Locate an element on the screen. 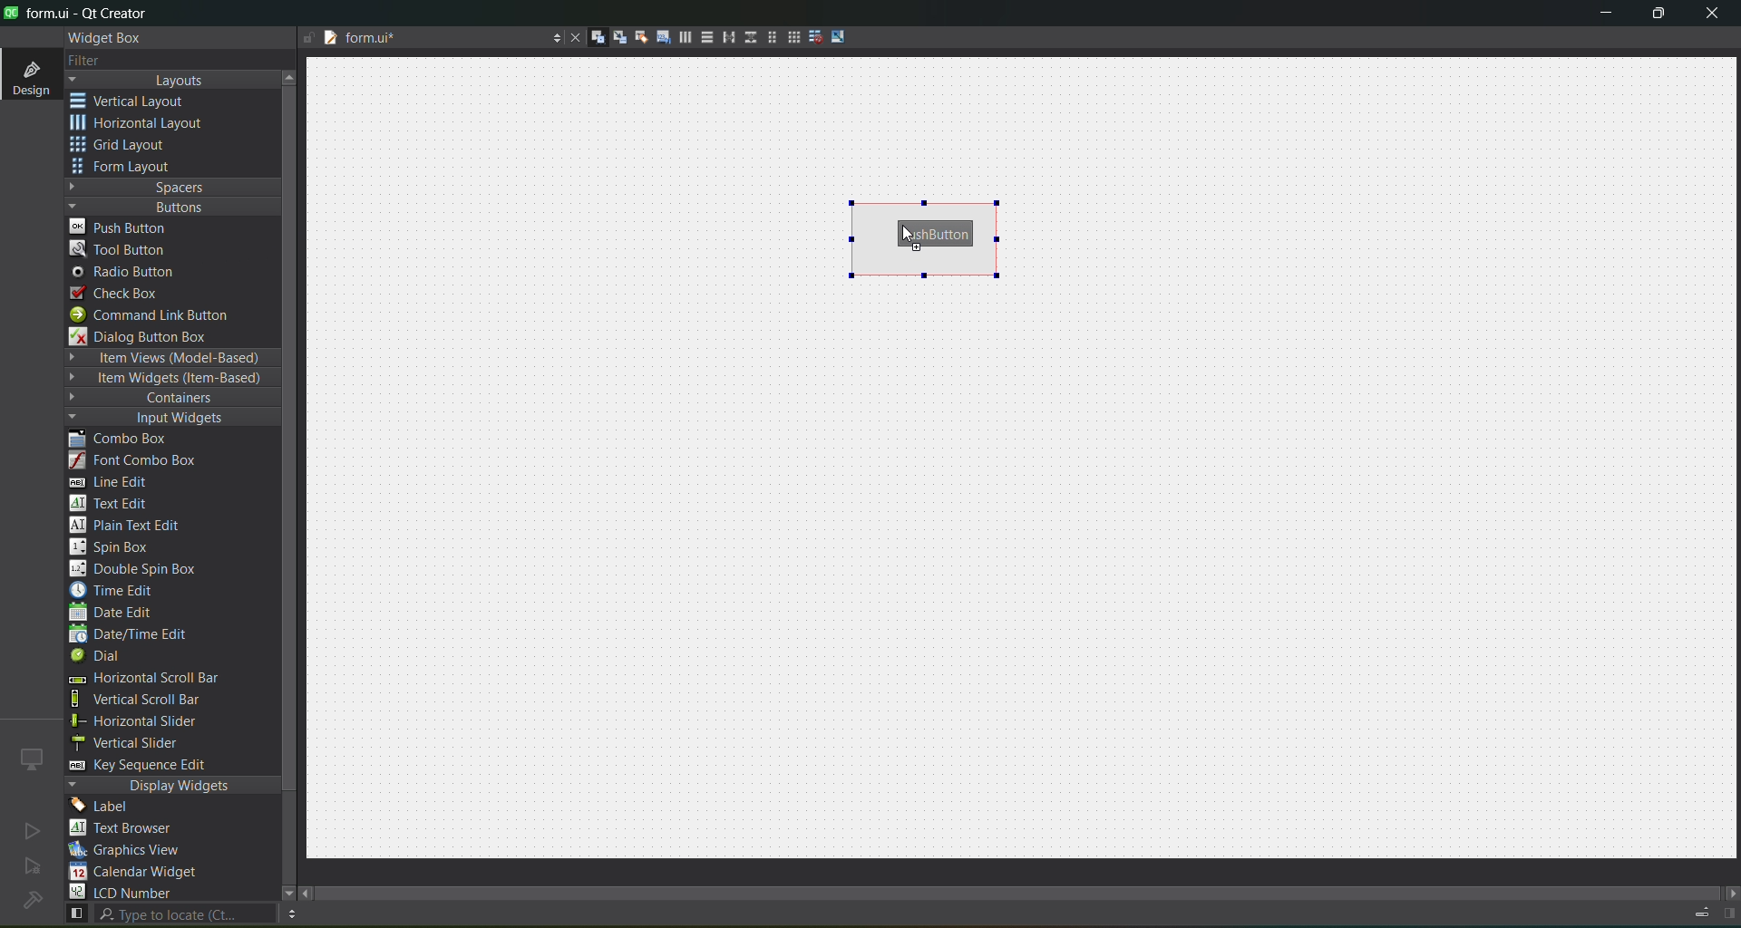 The height and width of the screenshot is (928, 1741). vertical is located at coordinates (141, 101).